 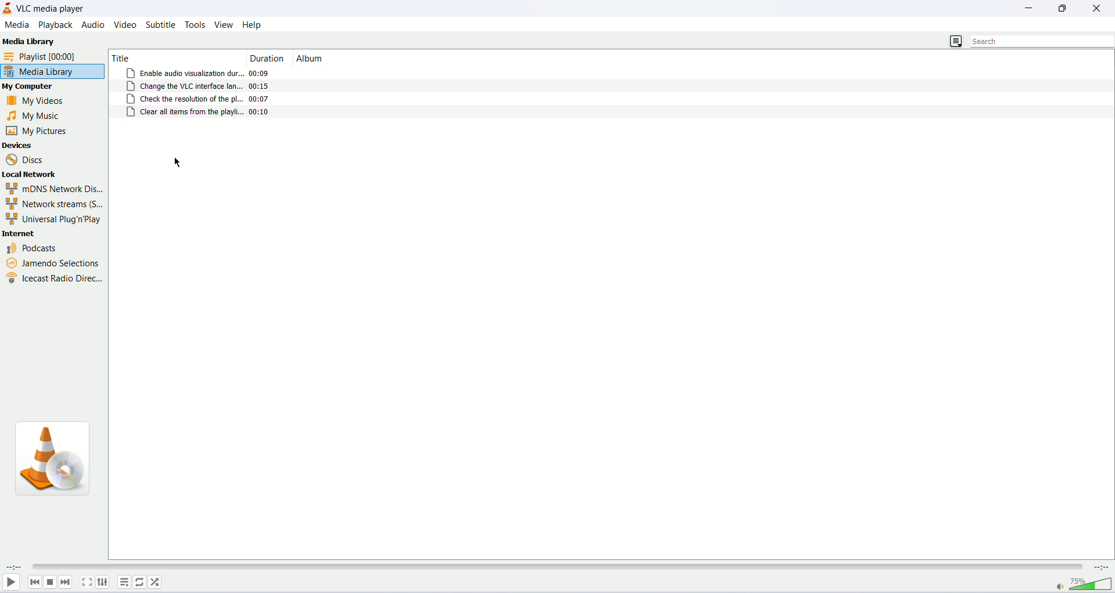 I want to click on maximize, so click(x=1064, y=9).